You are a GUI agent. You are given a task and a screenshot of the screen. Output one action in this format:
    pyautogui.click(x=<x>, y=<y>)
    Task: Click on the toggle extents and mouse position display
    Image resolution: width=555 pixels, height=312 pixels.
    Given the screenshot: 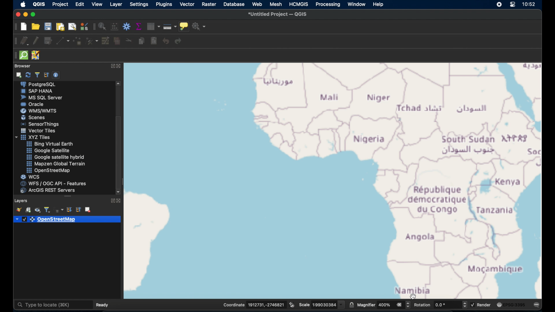 What is the action you would take?
    pyautogui.click(x=292, y=304)
    